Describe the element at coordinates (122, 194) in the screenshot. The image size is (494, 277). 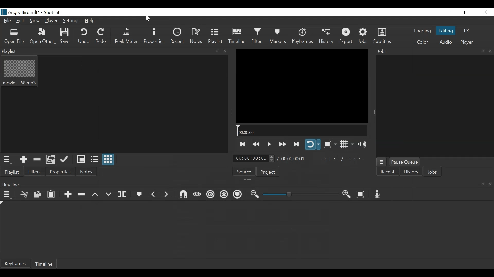
I see `Split at playhead` at that location.